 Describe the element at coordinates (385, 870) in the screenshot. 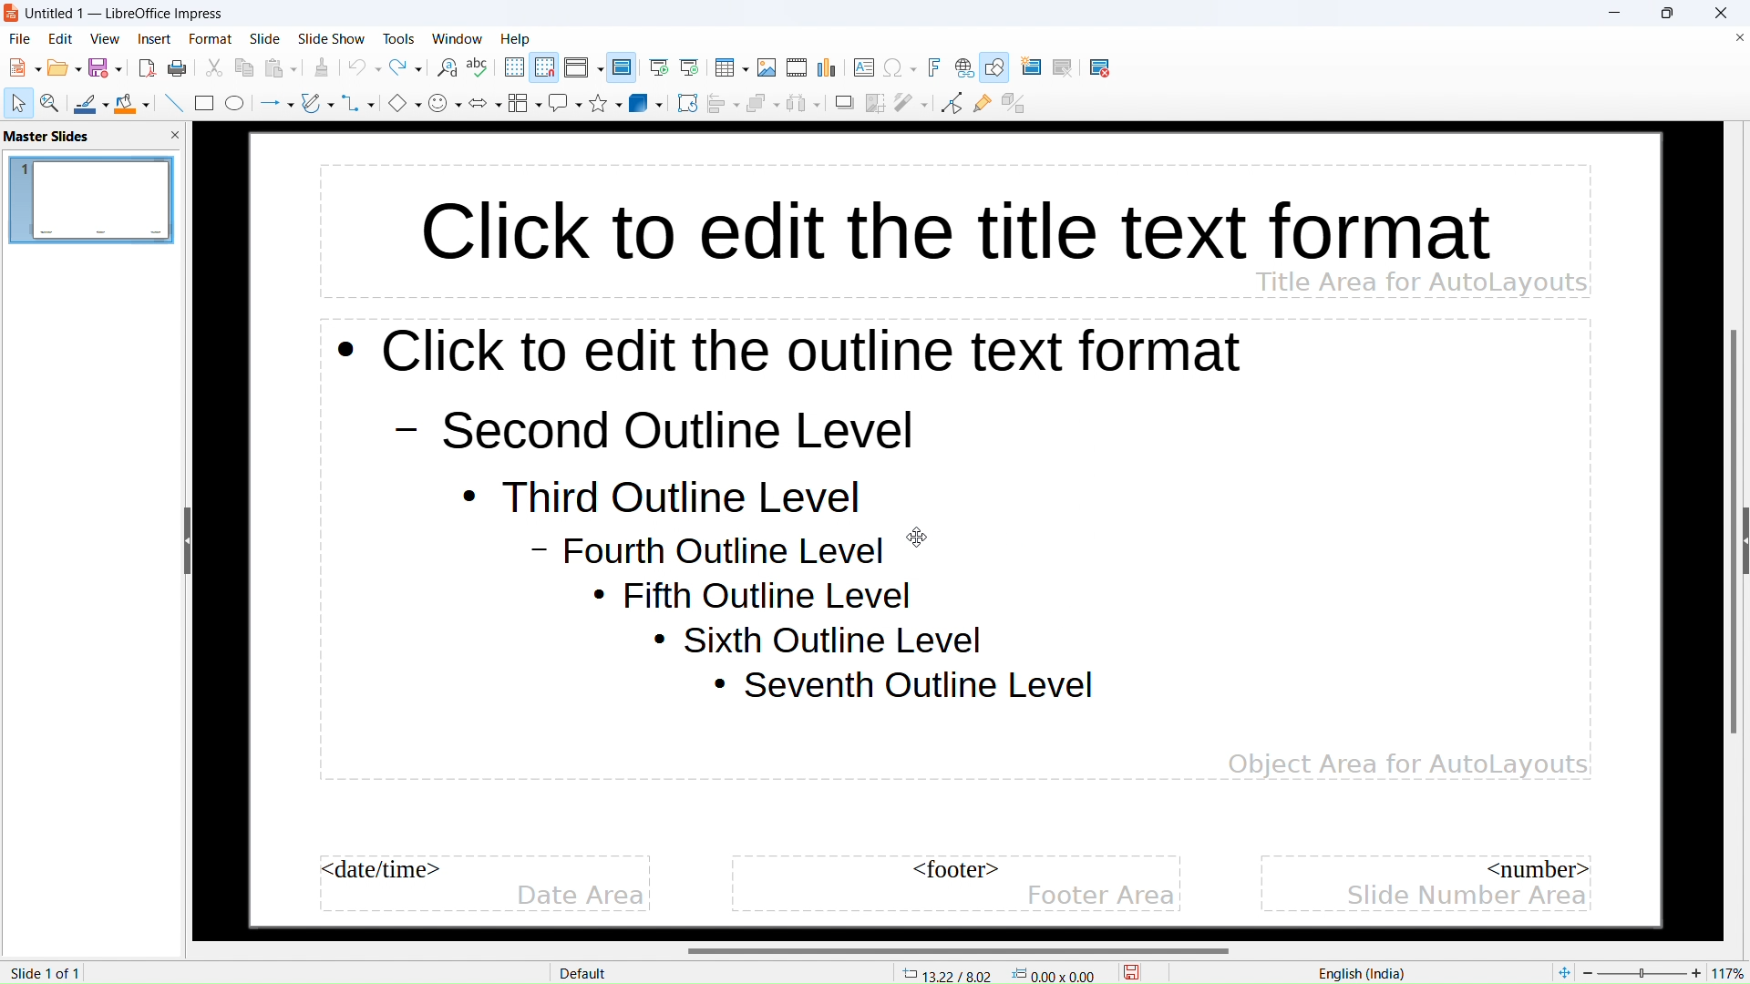

I see `<date/time>` at that location.